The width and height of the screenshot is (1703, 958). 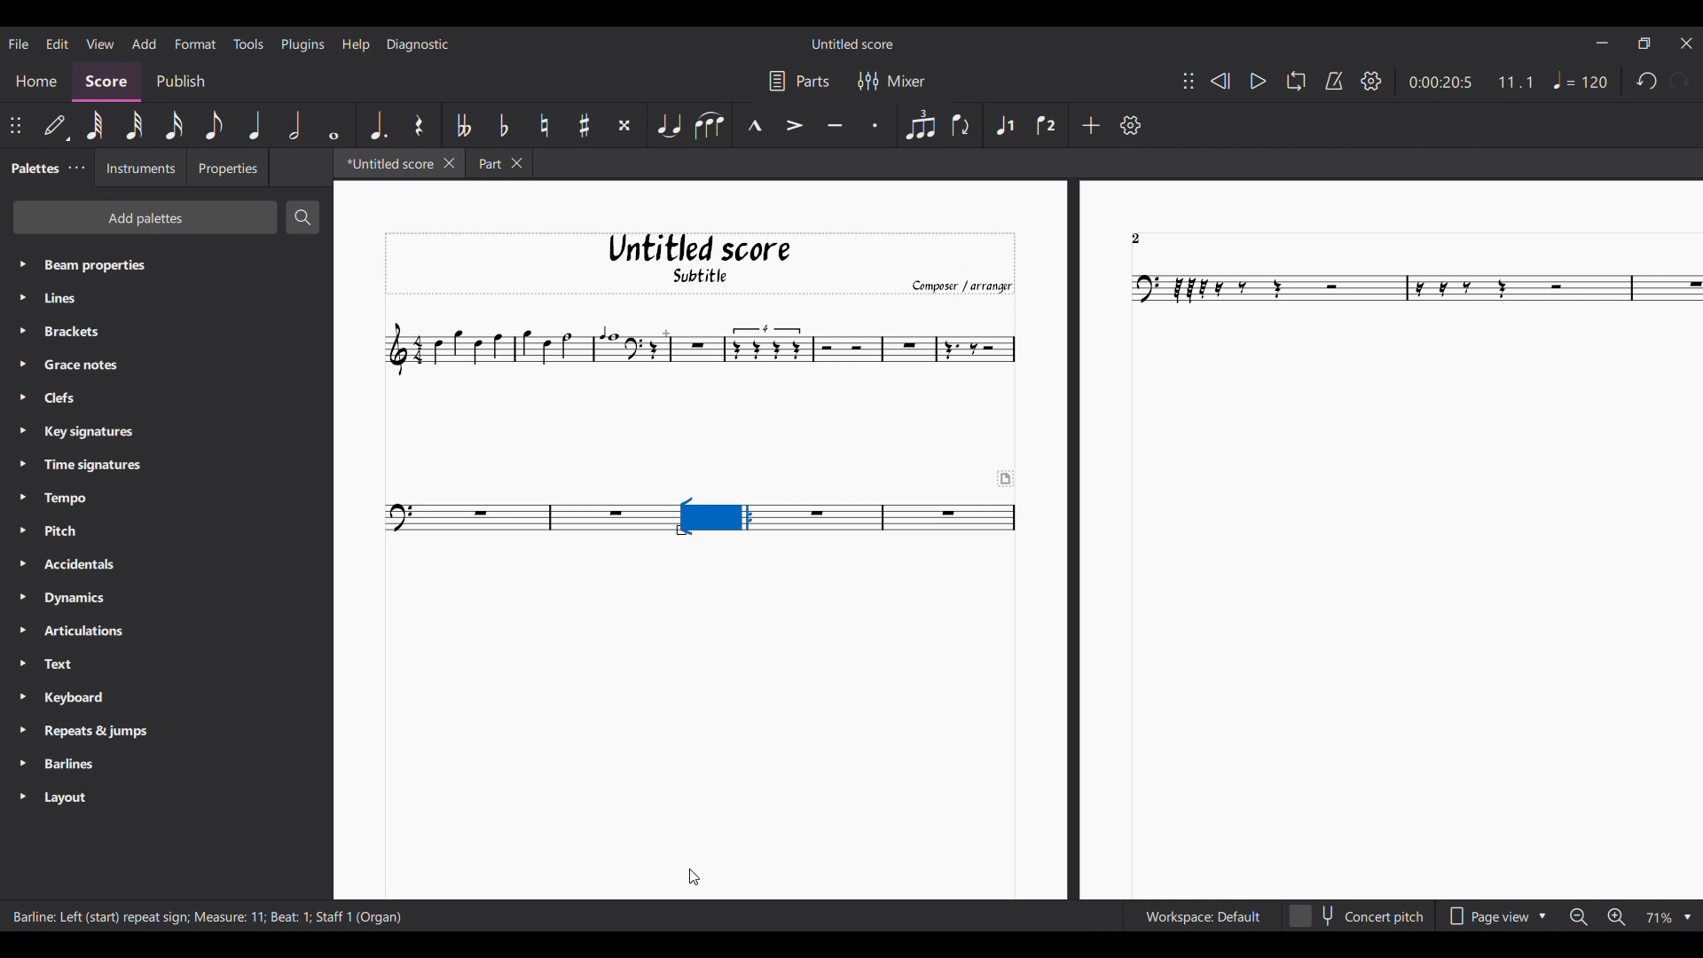 What do you see at coordinates (1497, 917) in the screenshot?
I see `Page view options` at bounding box center [1497, 917].